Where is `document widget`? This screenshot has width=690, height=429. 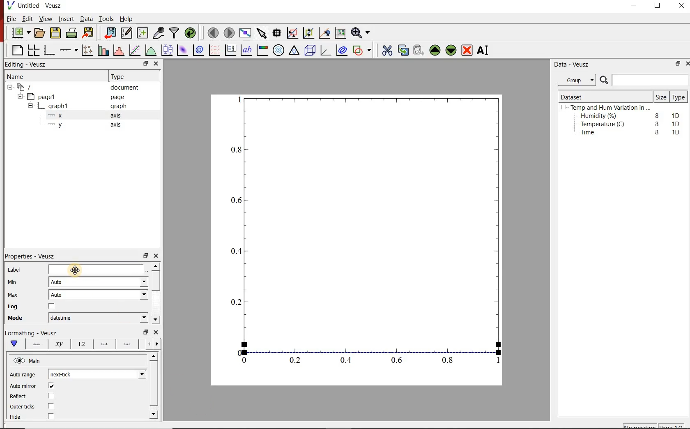 document widget is located at coordinates (29, 88).